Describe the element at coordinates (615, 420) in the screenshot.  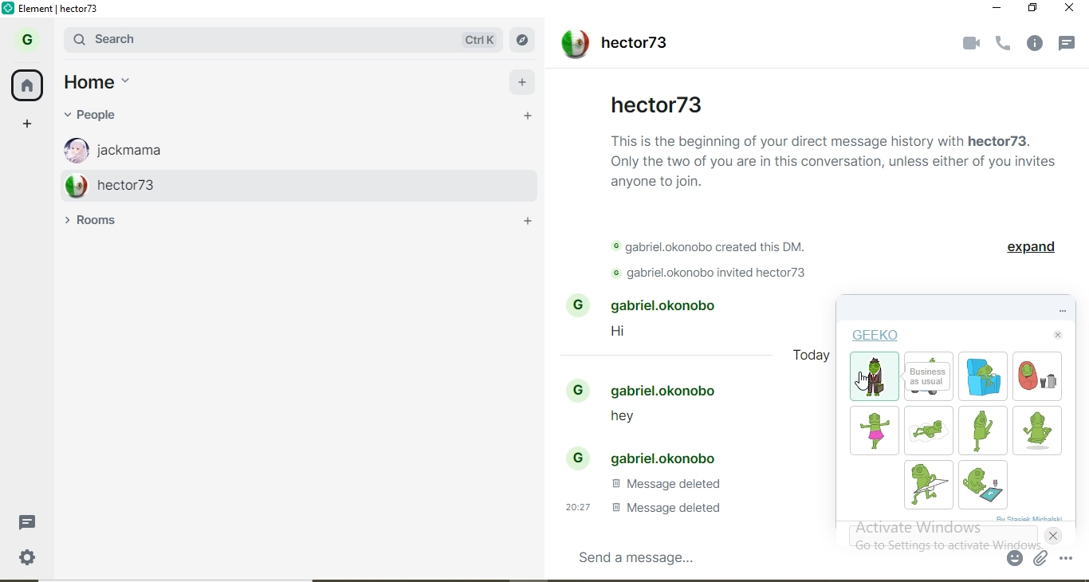
I see `hey` at that location.